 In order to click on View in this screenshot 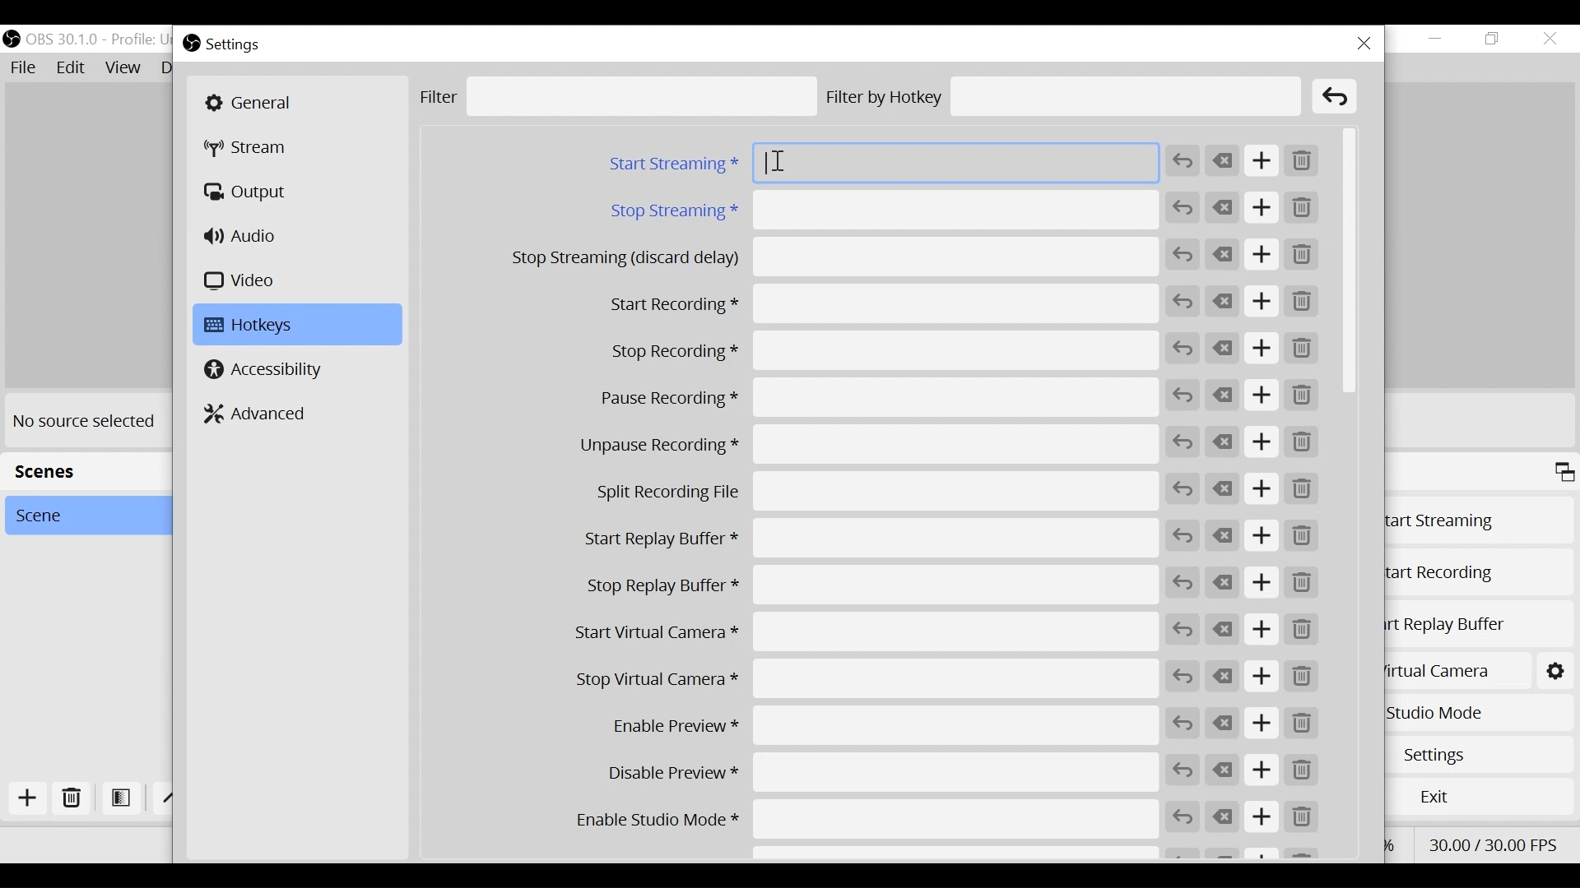, I will do `click(124, 67)`.